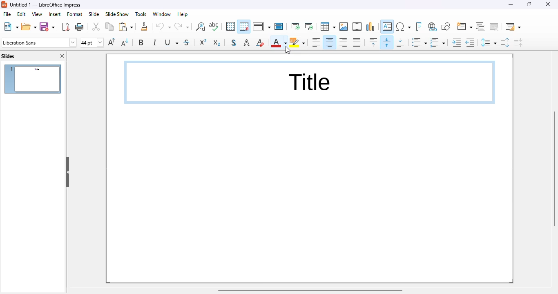 The height and width of the screenshot is (294, 558). Describe the element at coordinates (63, 56) in the screenshot. I see `close pane` at that location.